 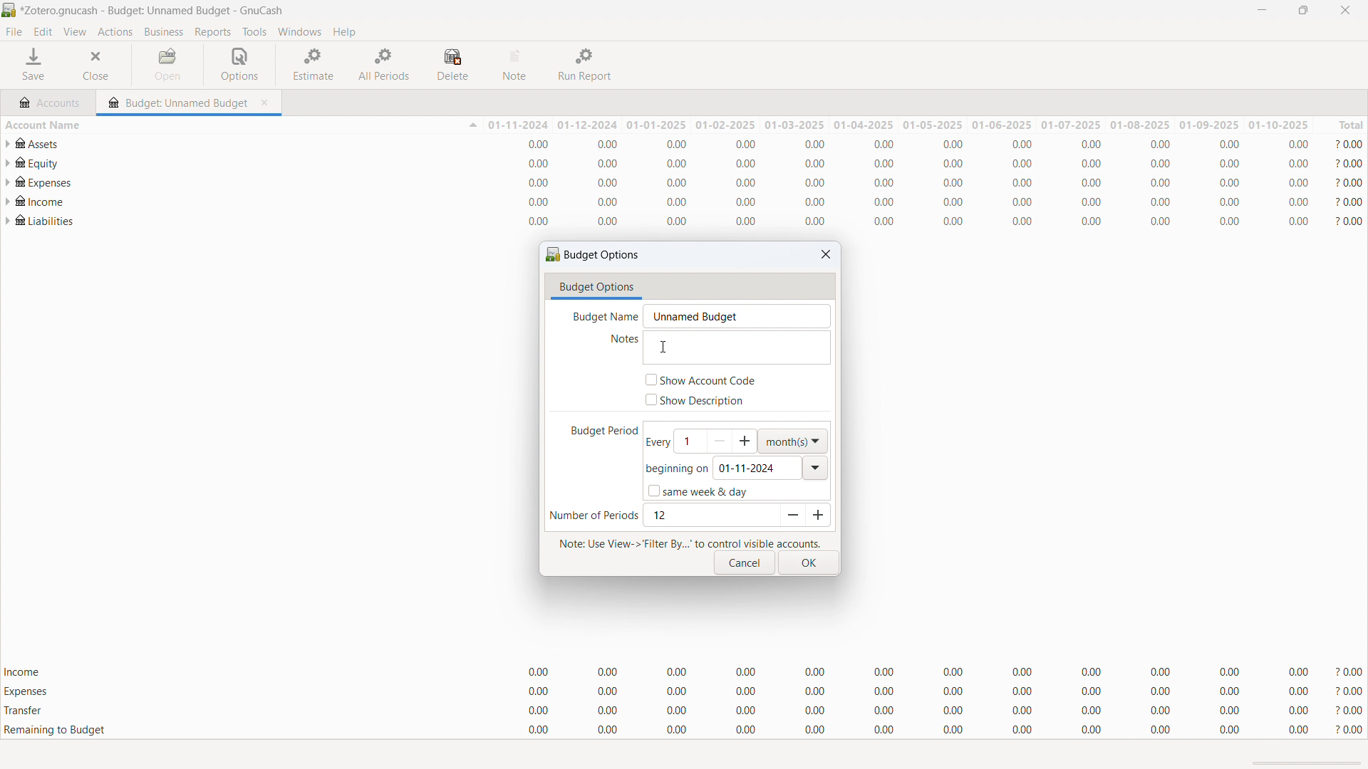 I want to click on show description, so click(x=696, y=400).